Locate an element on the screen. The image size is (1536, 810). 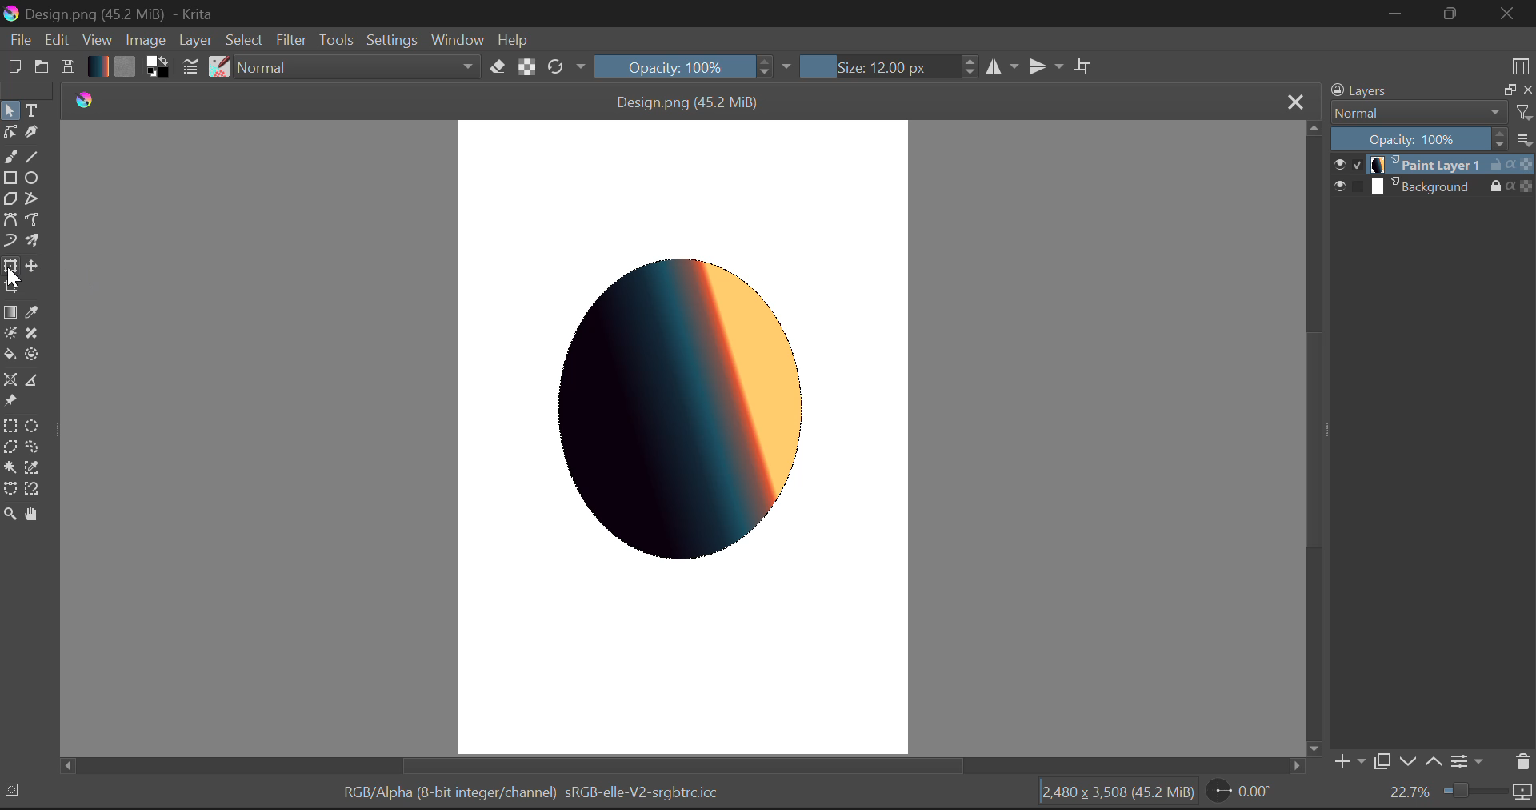
Brush Size is located at coordinates (885, 66).